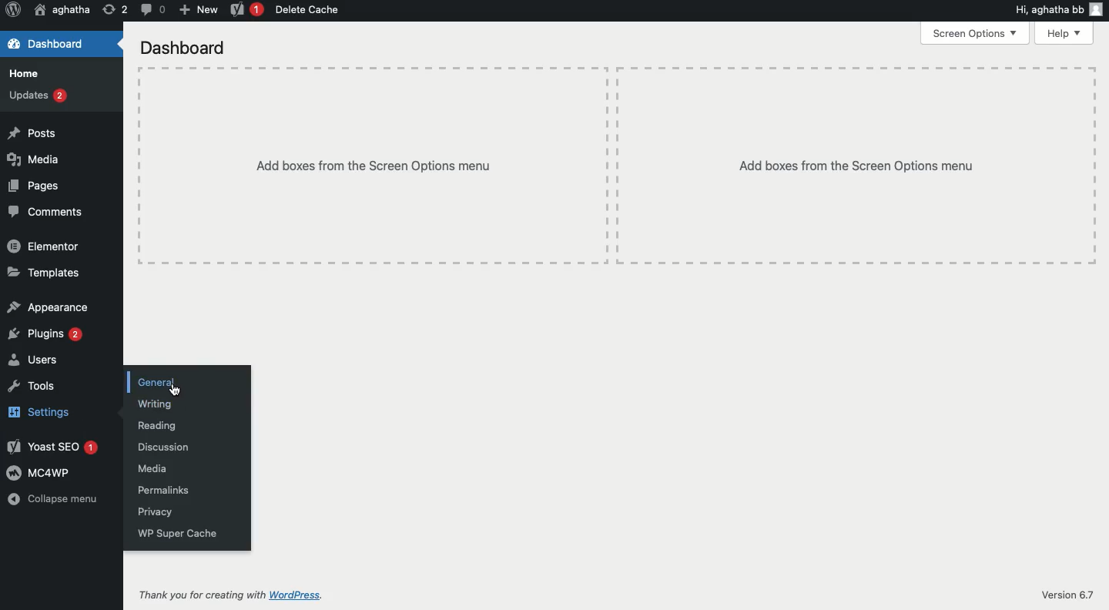 Image resolution: width=1109 pixels, height=610 pixels. What do you see at coordinates (29, 133) in the screenshot?
I see `Posts` at bounding box center [29, 133].